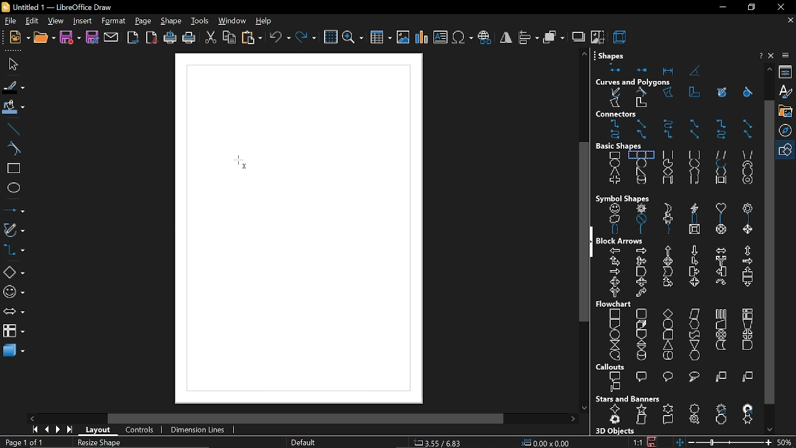  What do you see at coordinates (134, 39) in the screenshot?
I see `export` at bounding box center [134, 39].